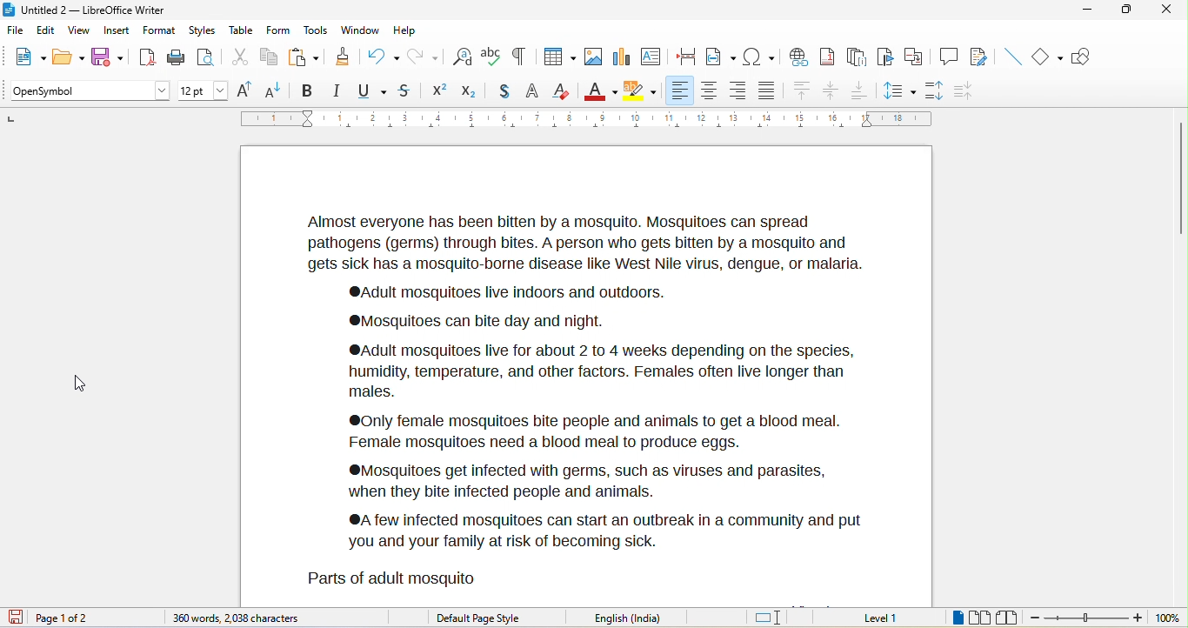 The image size is (1188, 628). Describe the element at coordinates (422, 56) in the screenshot. I see `redo` at that location.